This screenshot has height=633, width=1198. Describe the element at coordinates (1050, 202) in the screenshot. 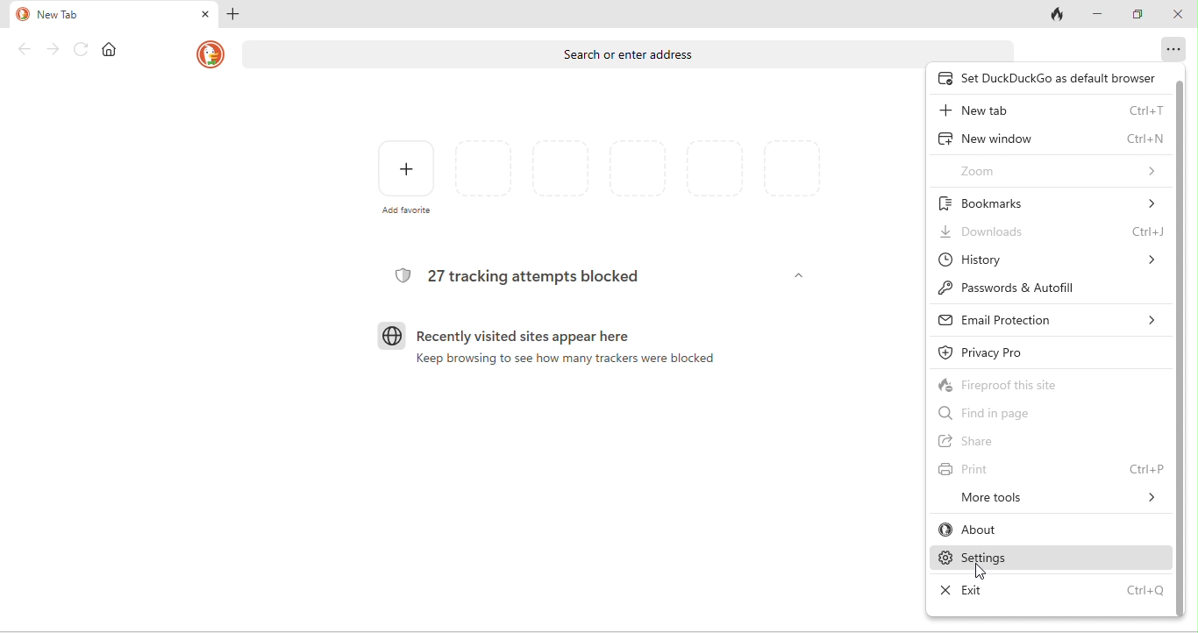

I see `bookmarks` at that location.